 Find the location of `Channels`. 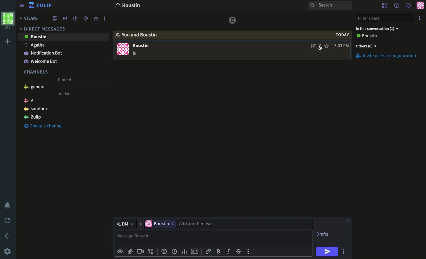

Channels is located at coordinates (37, 71).